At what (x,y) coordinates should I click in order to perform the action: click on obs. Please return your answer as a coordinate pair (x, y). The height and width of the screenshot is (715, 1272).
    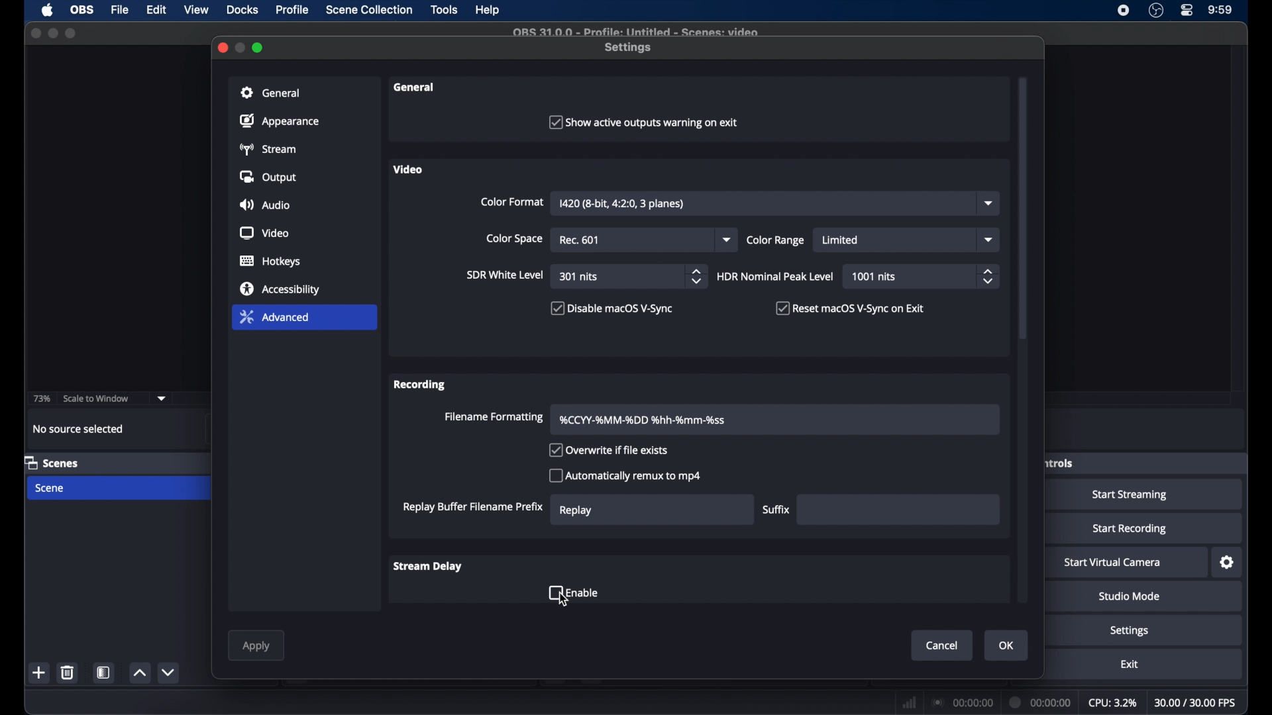
    Looking at the image, I should click on (81, 10).